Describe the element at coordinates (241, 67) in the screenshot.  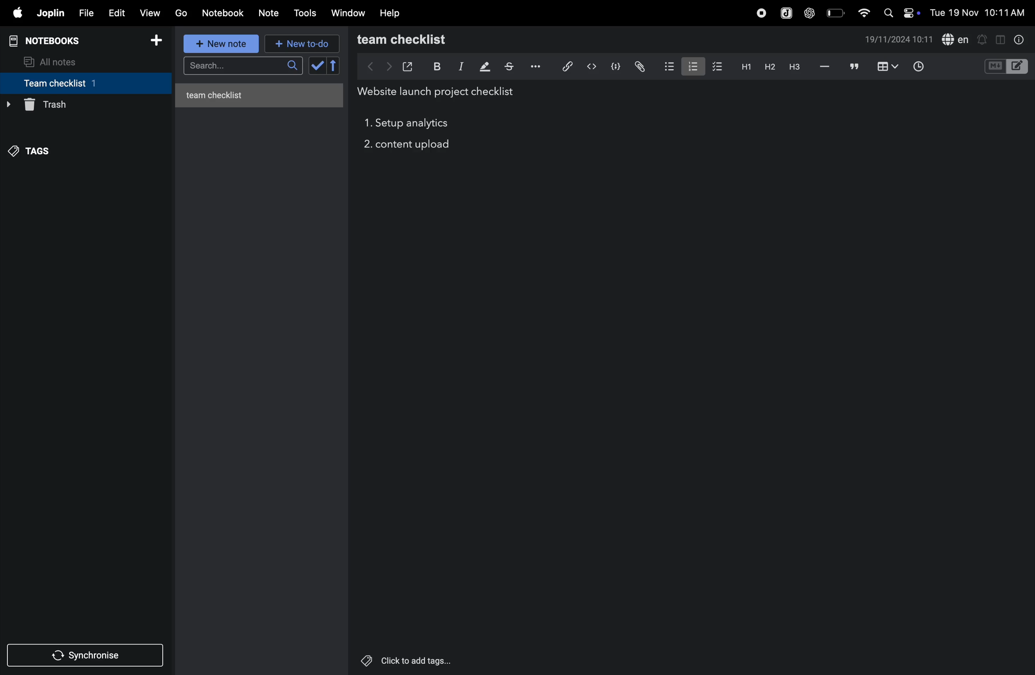
I see `search ` at that location.